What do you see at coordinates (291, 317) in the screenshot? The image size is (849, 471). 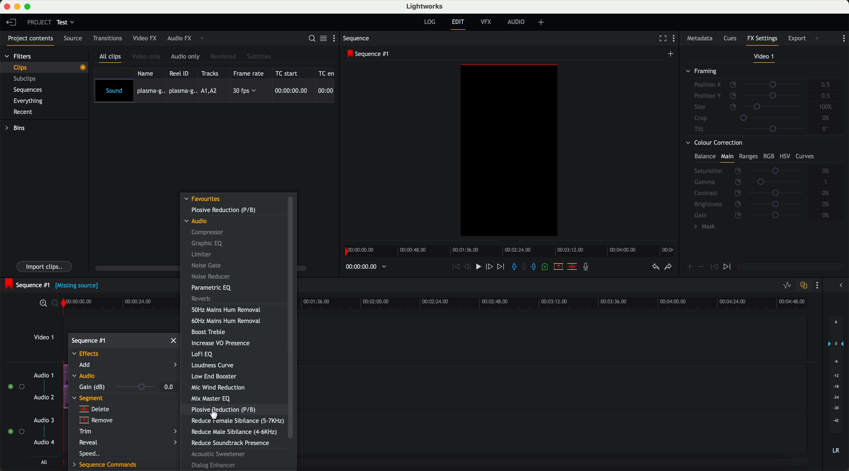 I see `scroll bar` at bounding box center [291, 317].